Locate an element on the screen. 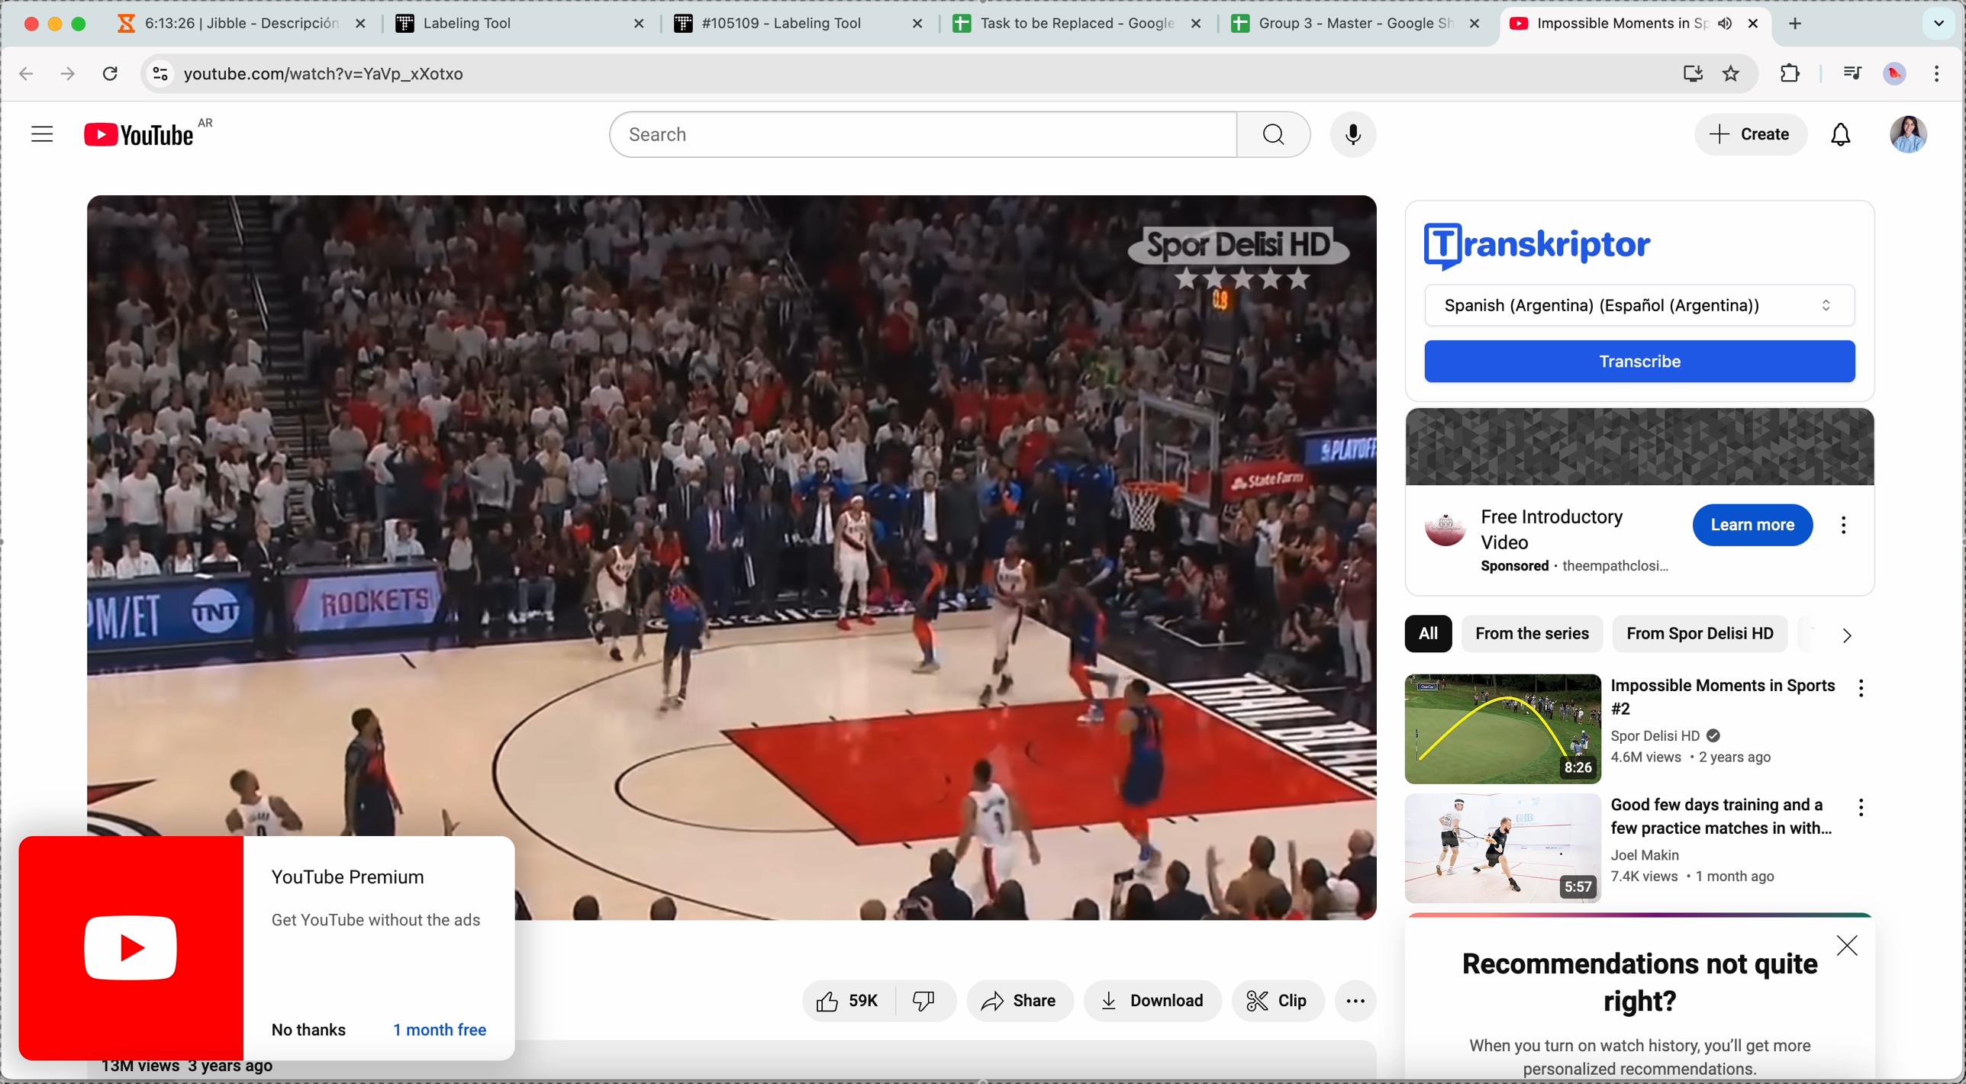 This screenshot has width=1966, height=1084. search tabs is located at coordinates (1939, 23).